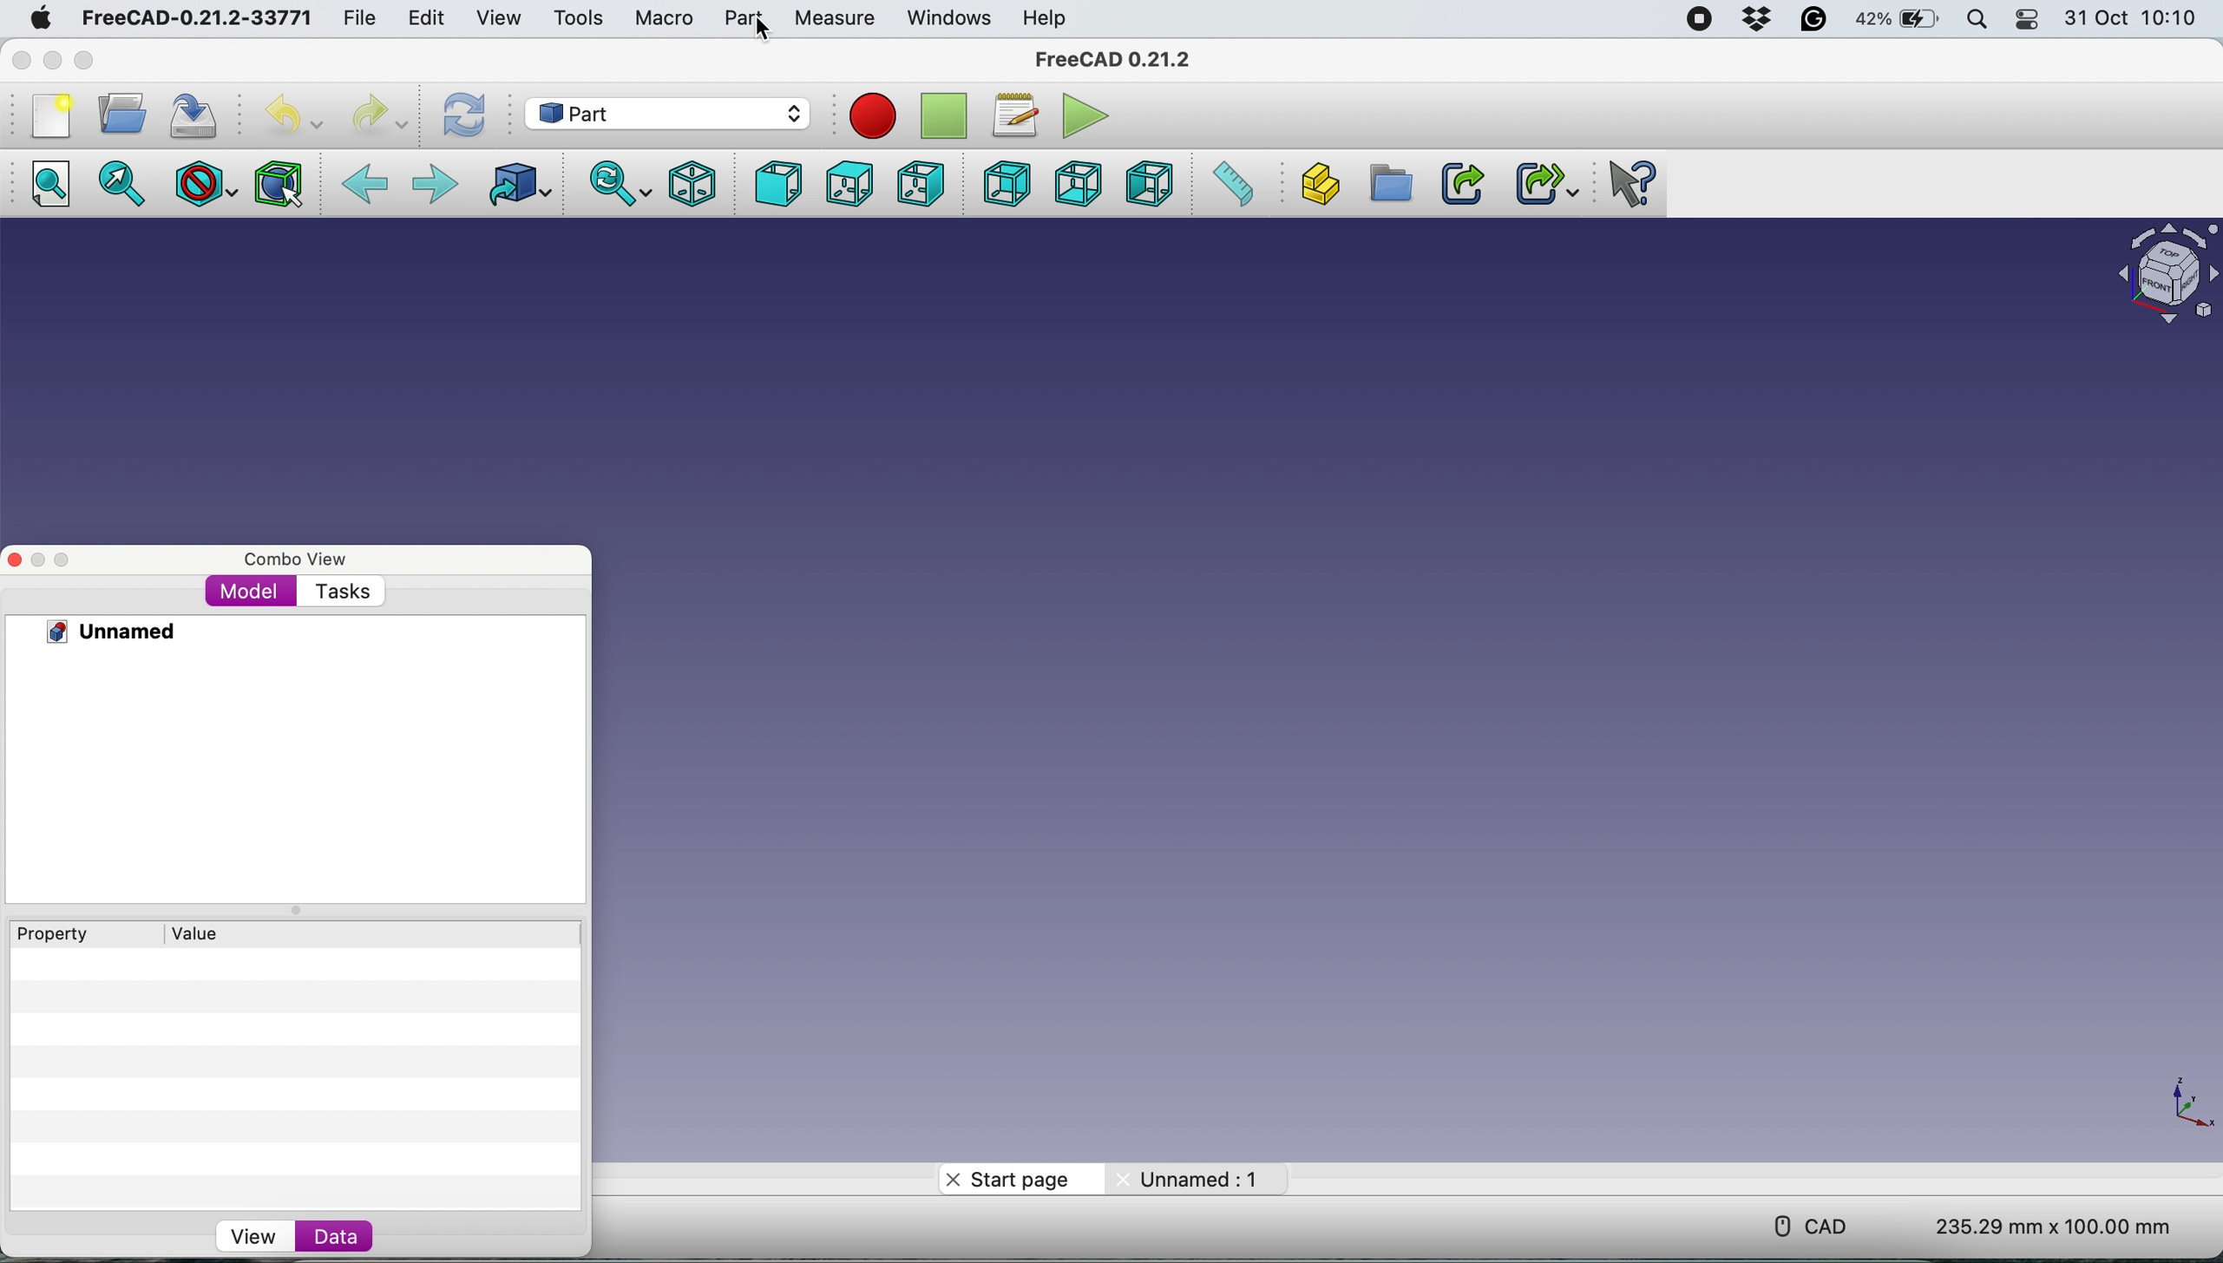 Image resolution: width=2223 pixels, height=1263 pixels. Describe the element at coordinates (251, 595) in the screenshot. I see `Model` at that location.